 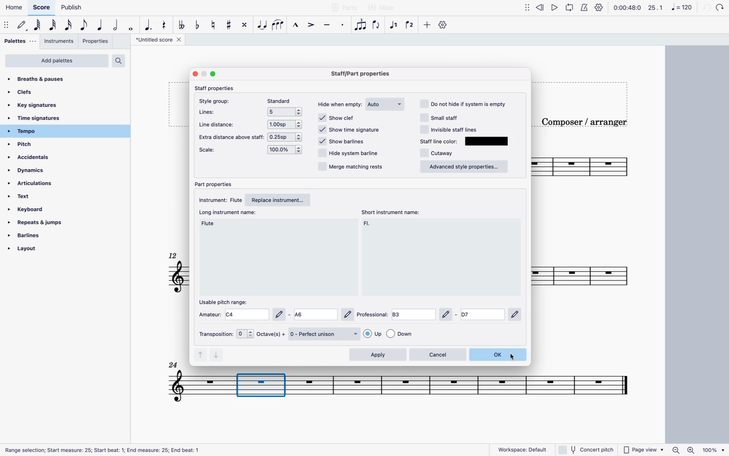 What do you see at coordinates (102, 449) in the screenshot?
I see `Range selection; Start measure: 25; Start beat: 1; End measure: 25; End beat: 1` at bounding box center [102, 449].